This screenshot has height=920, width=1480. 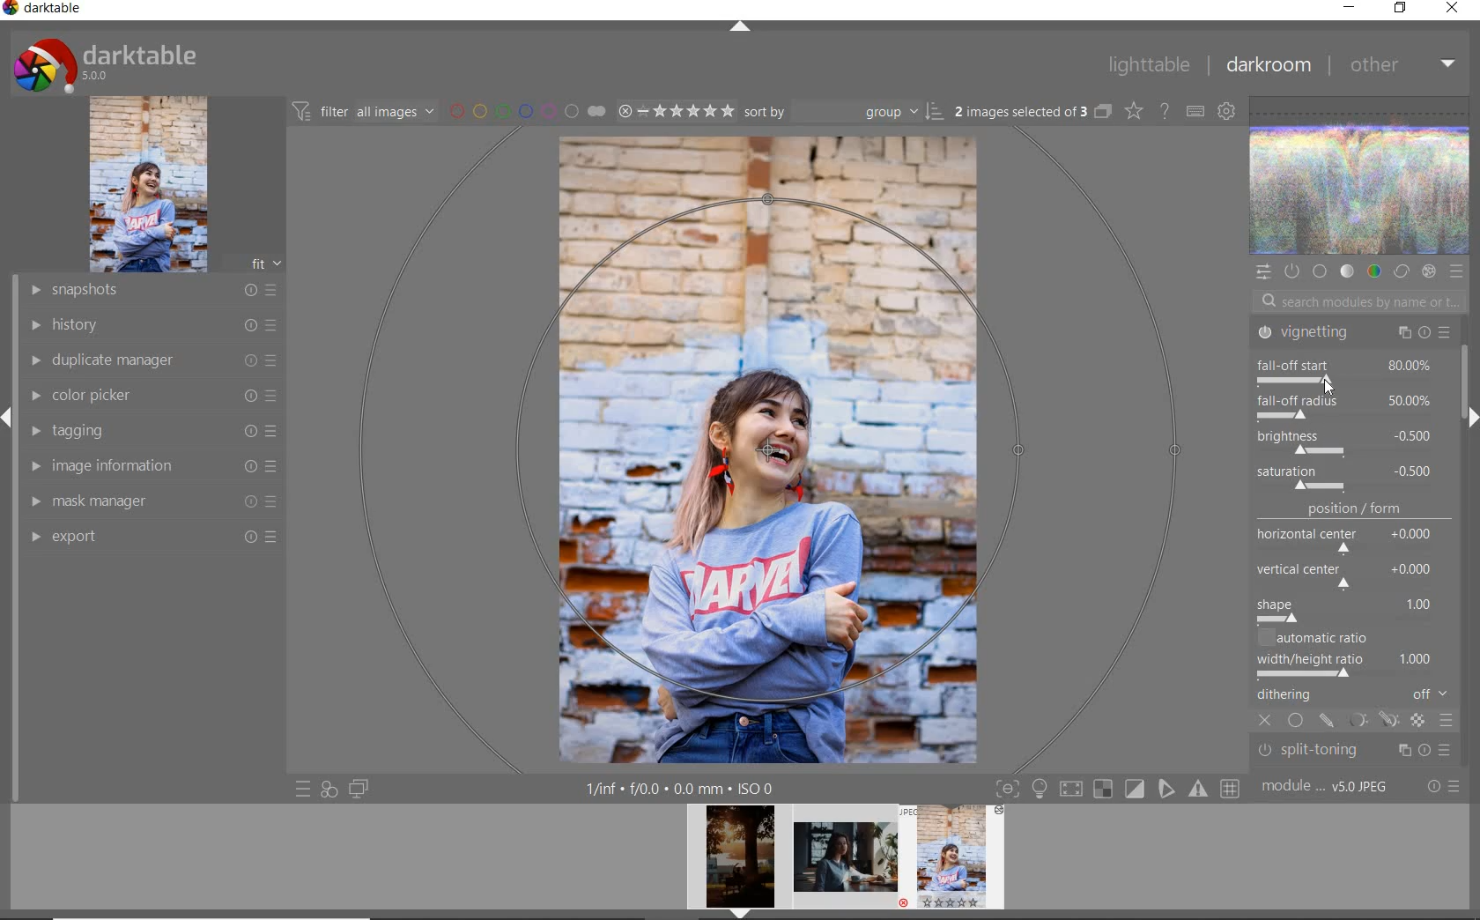 What do you see at coordinates (265, 261) in the screenshot?
I see `frt` at bounding box center [265, 261].